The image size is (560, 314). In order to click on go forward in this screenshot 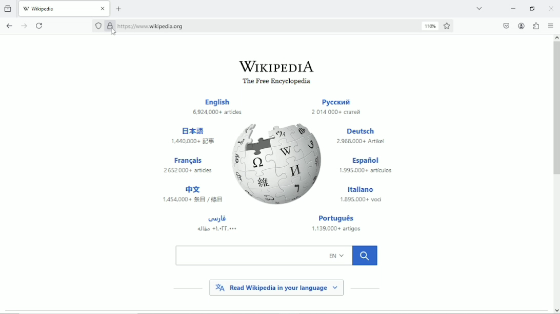, I will do `click(25, 26)`.